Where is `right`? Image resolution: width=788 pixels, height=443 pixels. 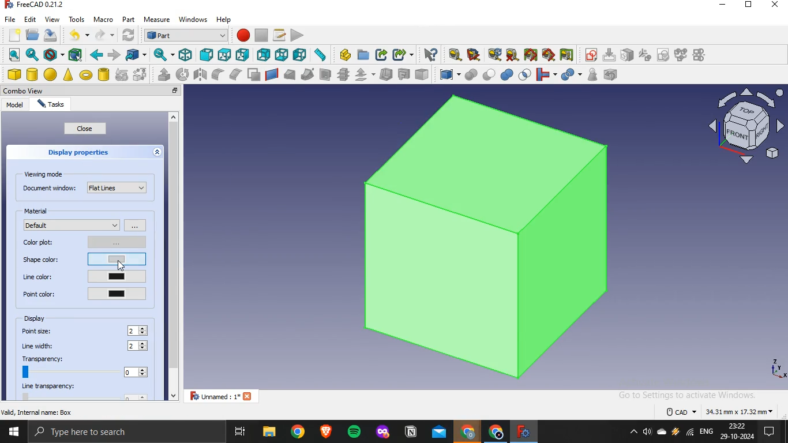 right is located at coordinates (242, 55).